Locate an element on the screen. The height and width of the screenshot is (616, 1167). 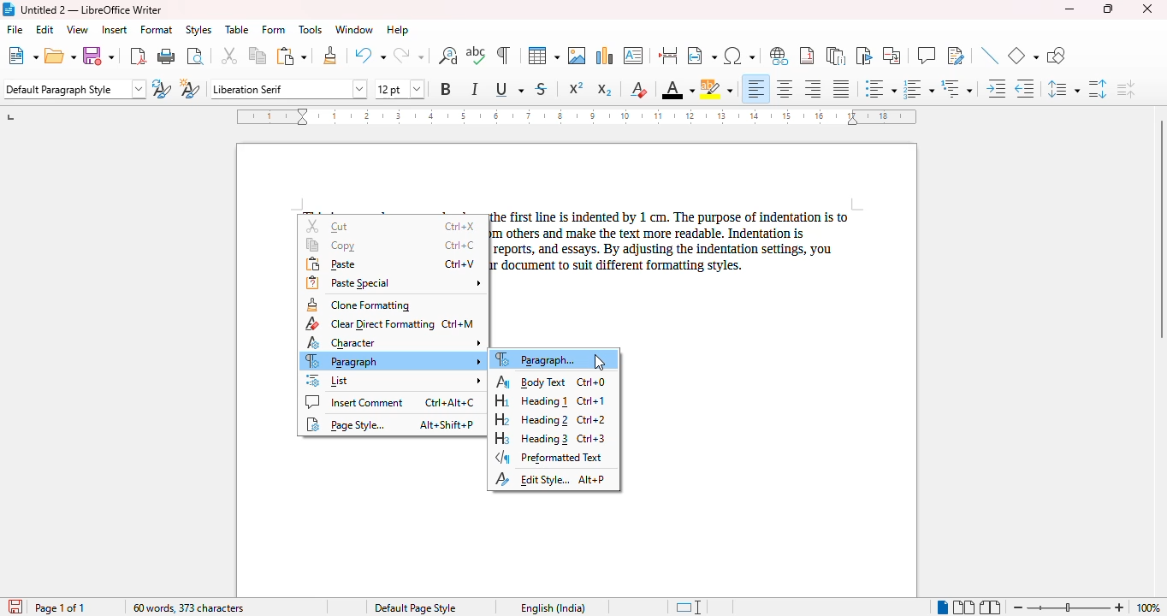
insert comment is located at coordinates (926, 55).